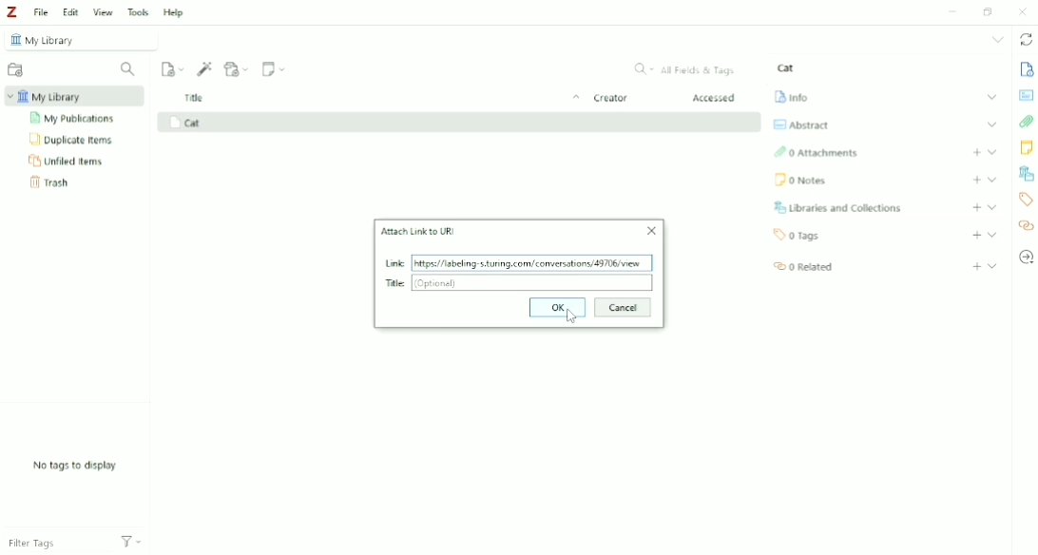  What do you see at coordinates (999, 39) in the screenshot?
I see `List all tabs` at bounding box center [999, 39].